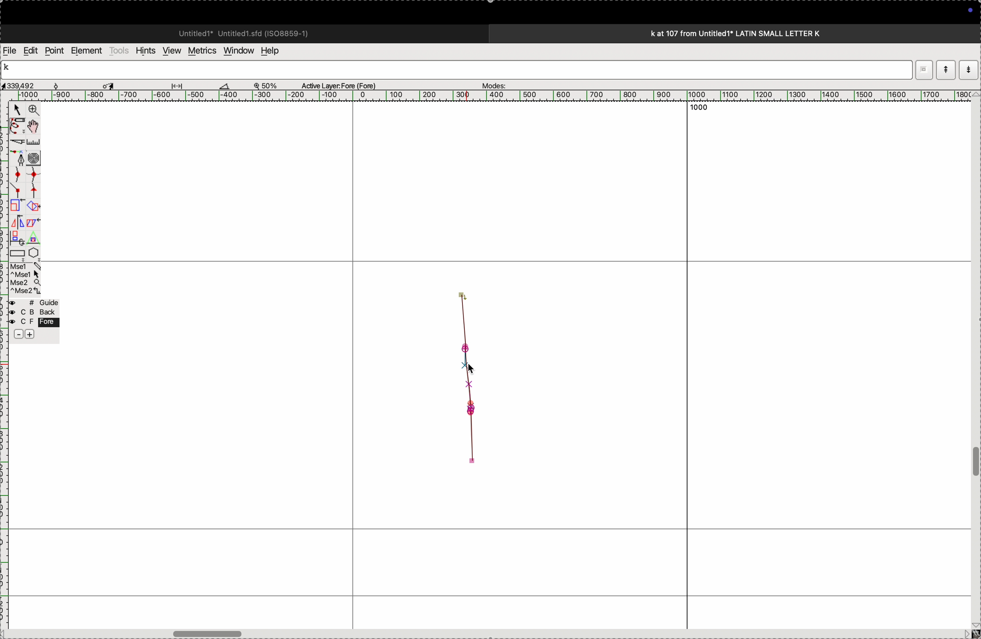 The width and height of the screenshot is (981, 639). I want to click on restore down, so click(923, 71).